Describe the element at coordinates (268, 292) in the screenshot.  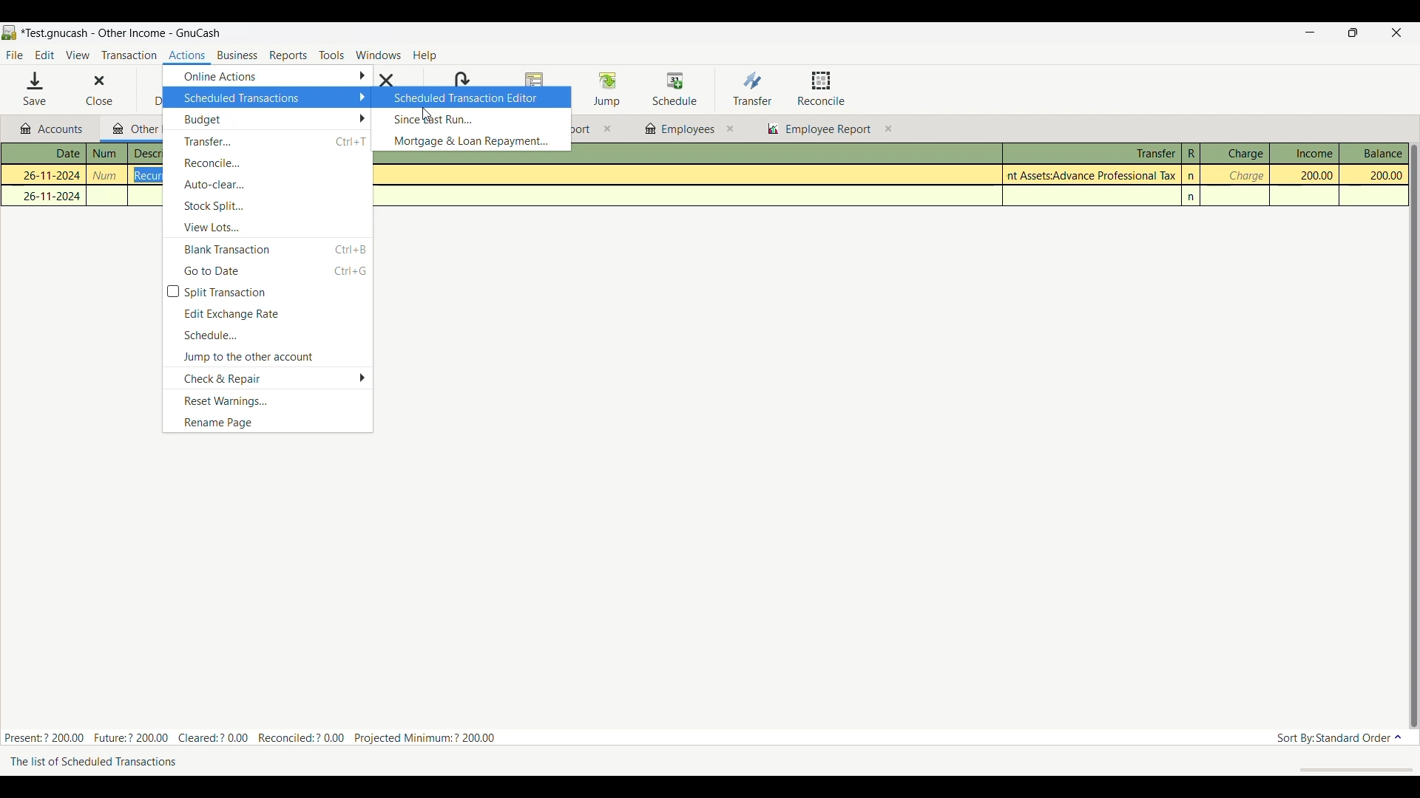
I see `Toggle for split transaction` at that location.